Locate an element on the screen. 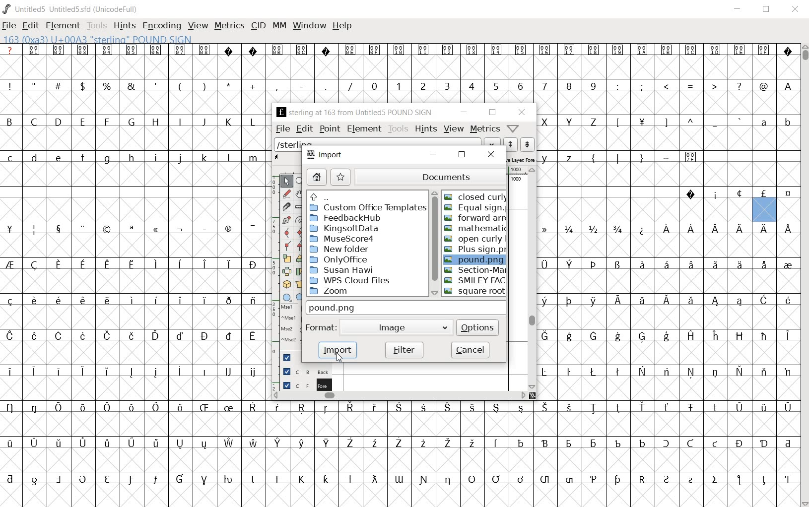 This screenshot has width=809, height=507. active layer is located at coordinates (286, 158).